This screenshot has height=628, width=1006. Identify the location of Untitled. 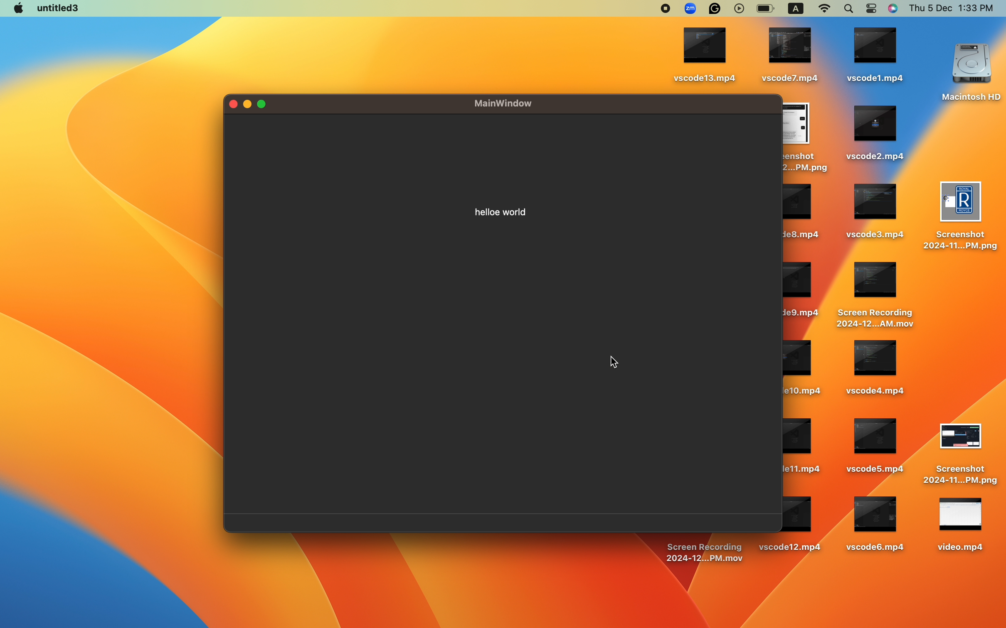
(49, 7).